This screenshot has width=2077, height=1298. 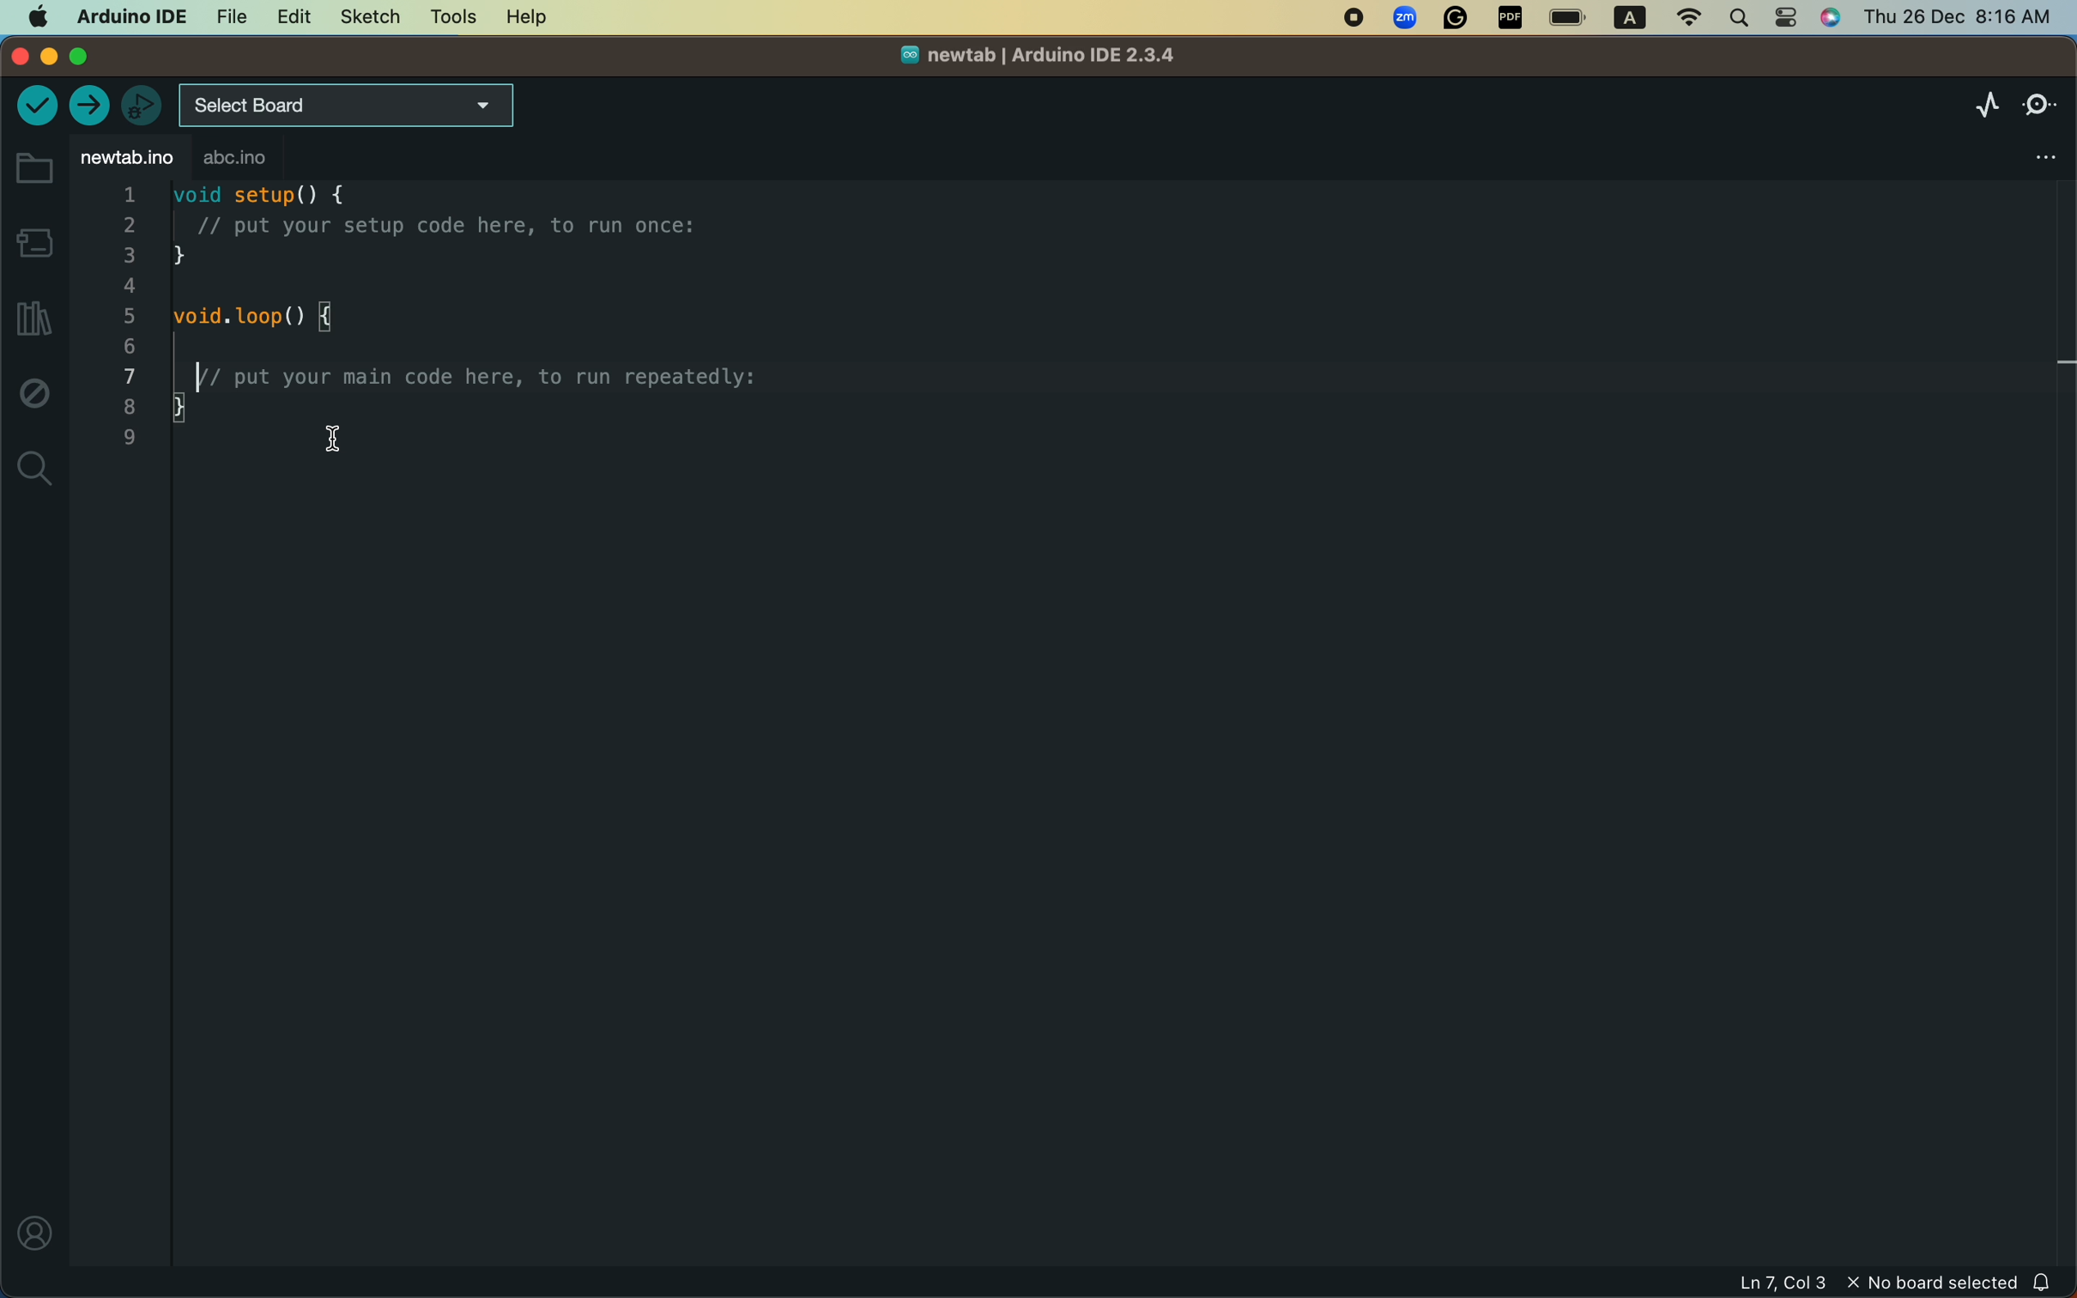 I want to click on file setting, so click(x=2024, y=151).